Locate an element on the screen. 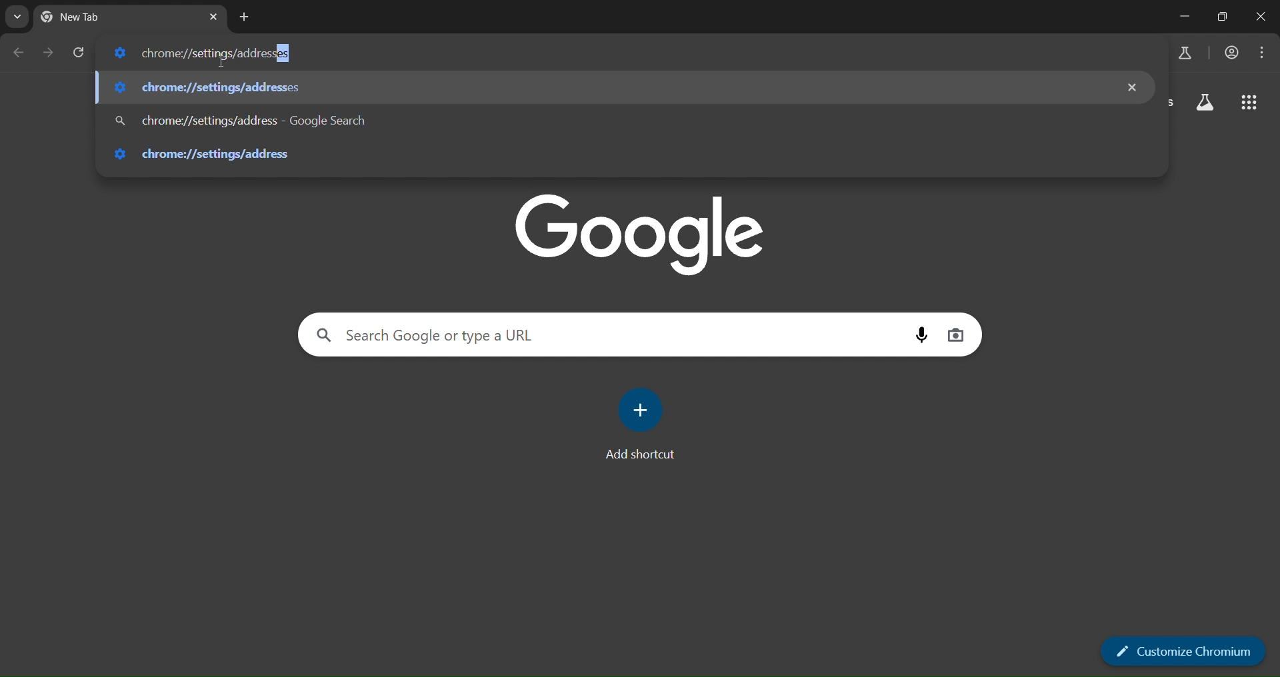  add shortcut is located at coordinates (643, 409).